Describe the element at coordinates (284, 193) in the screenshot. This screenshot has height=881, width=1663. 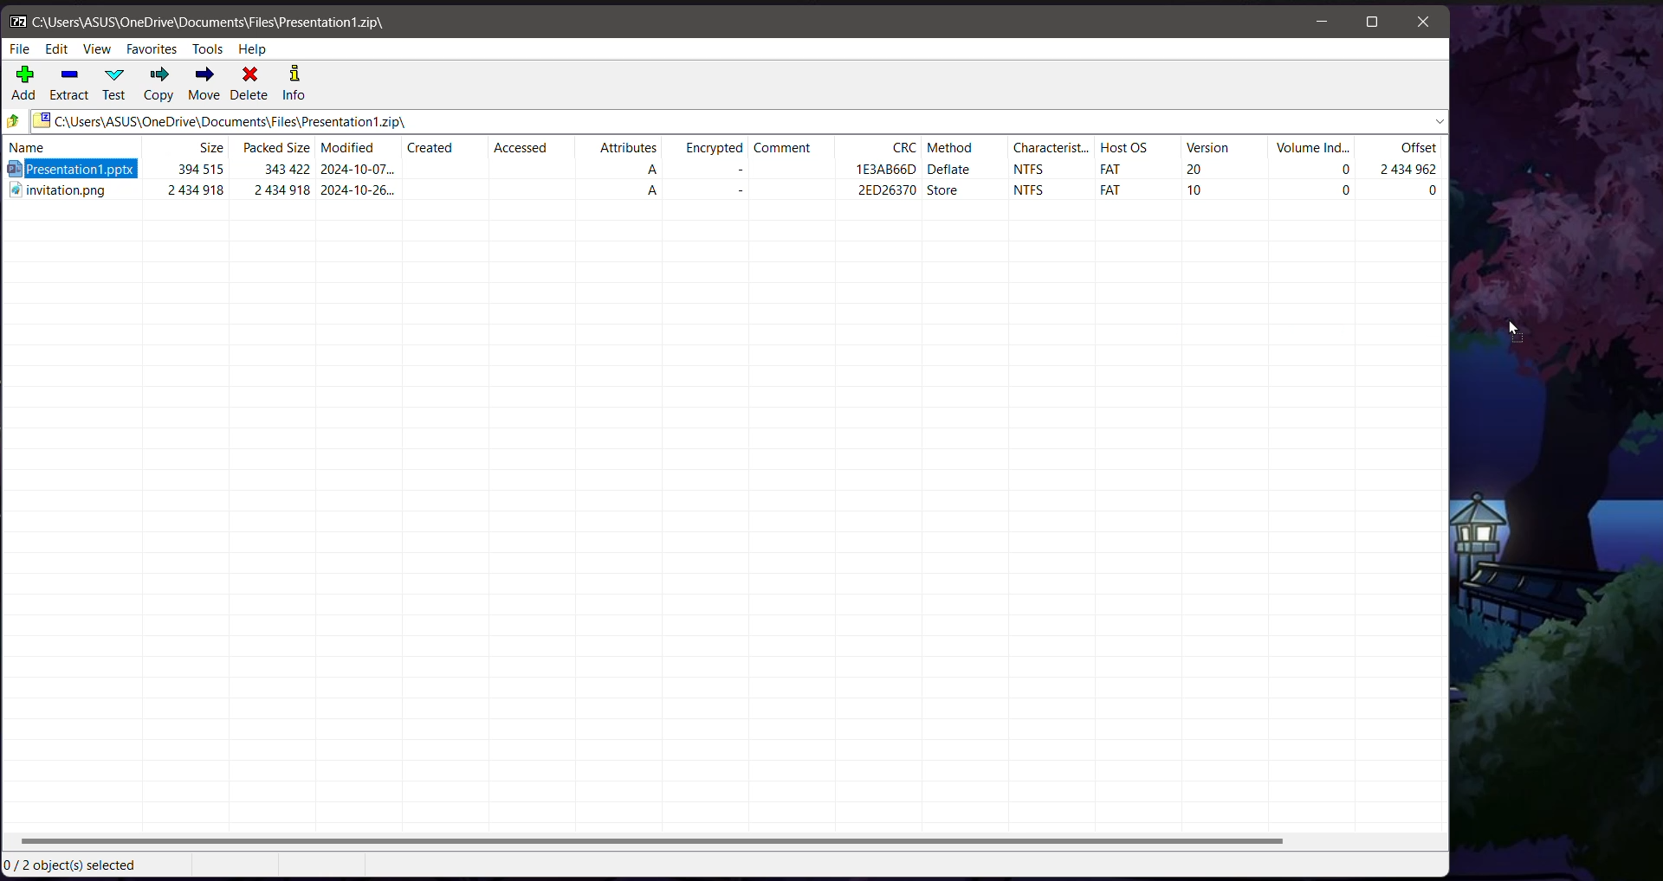
I see `2434918` at that location.